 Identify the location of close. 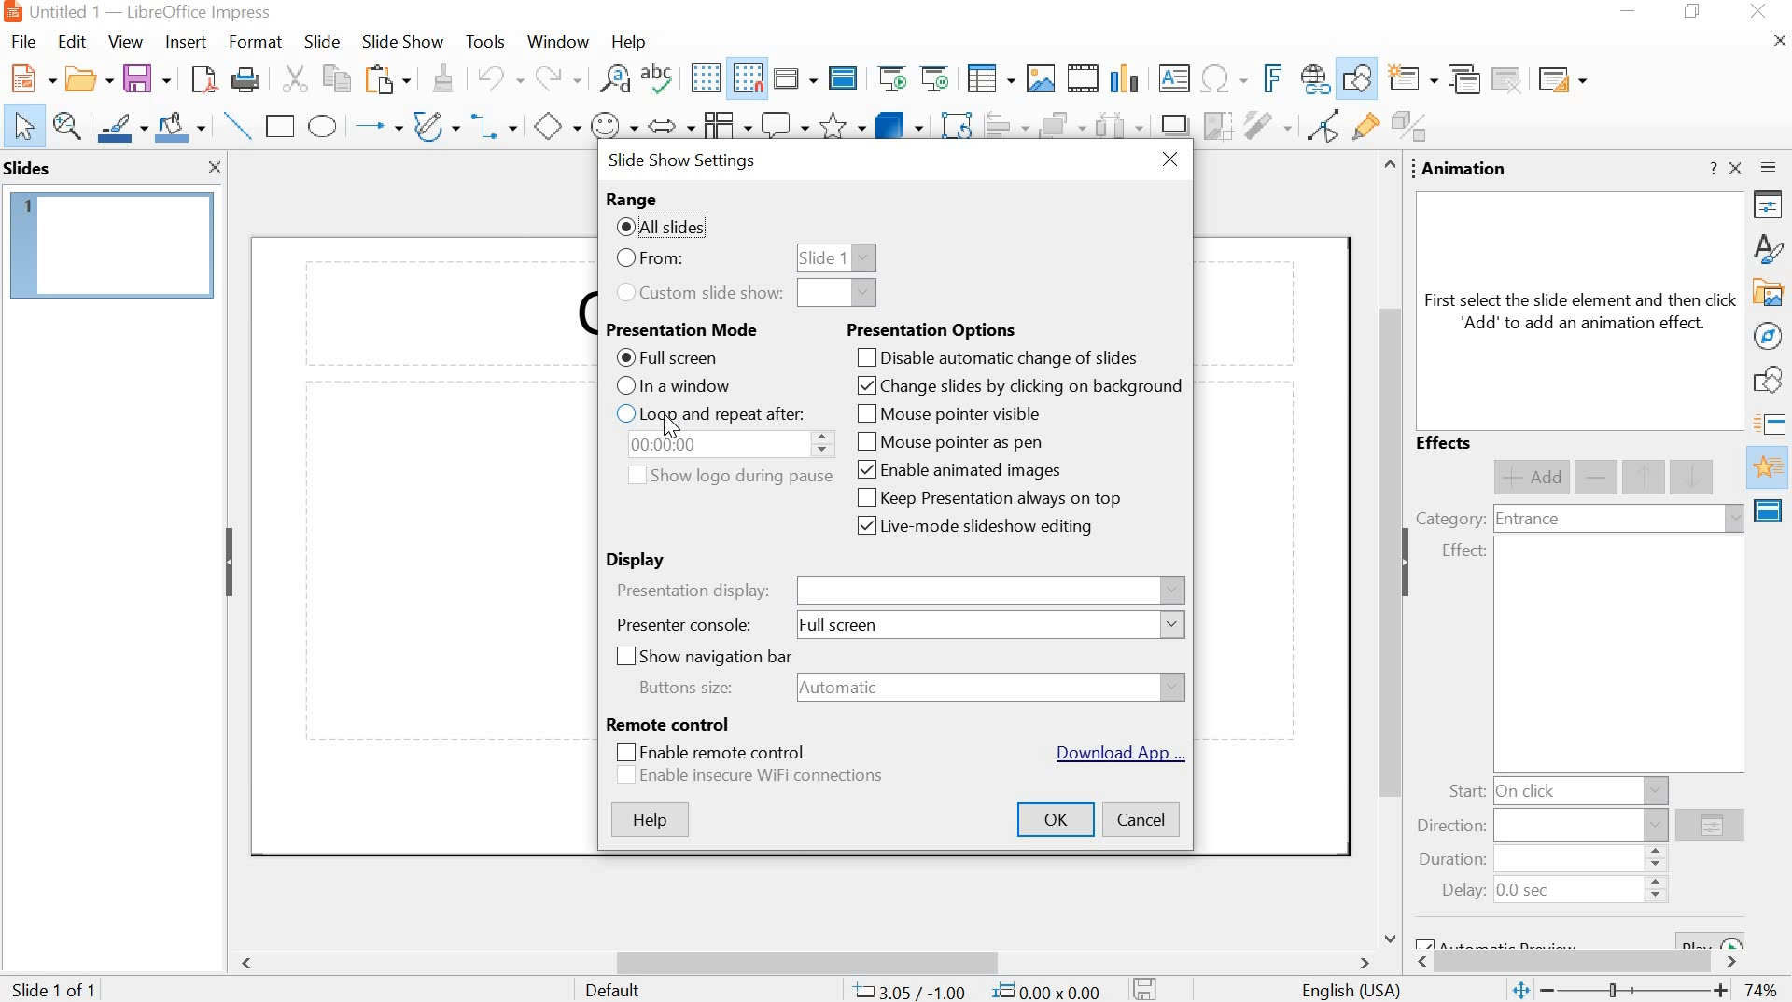
(216, 169).